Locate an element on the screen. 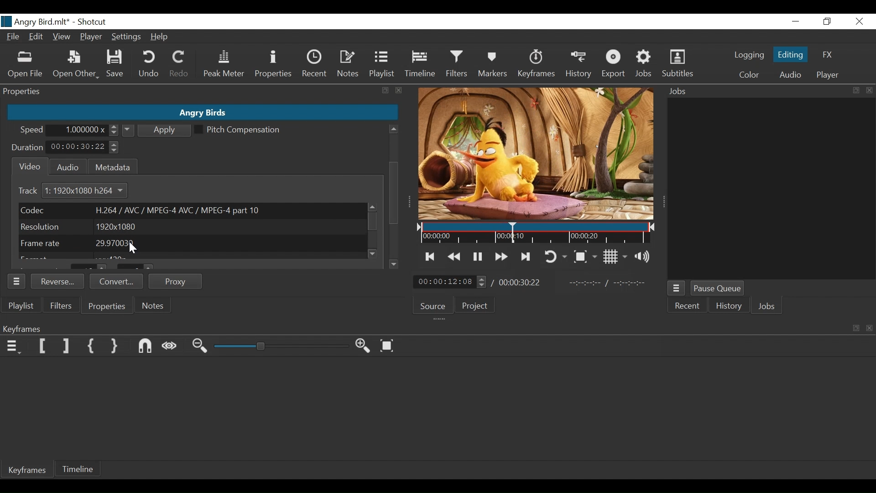 This screenshot has width=876, height=493. Insertion cursor is located at coordinates (510, 233).